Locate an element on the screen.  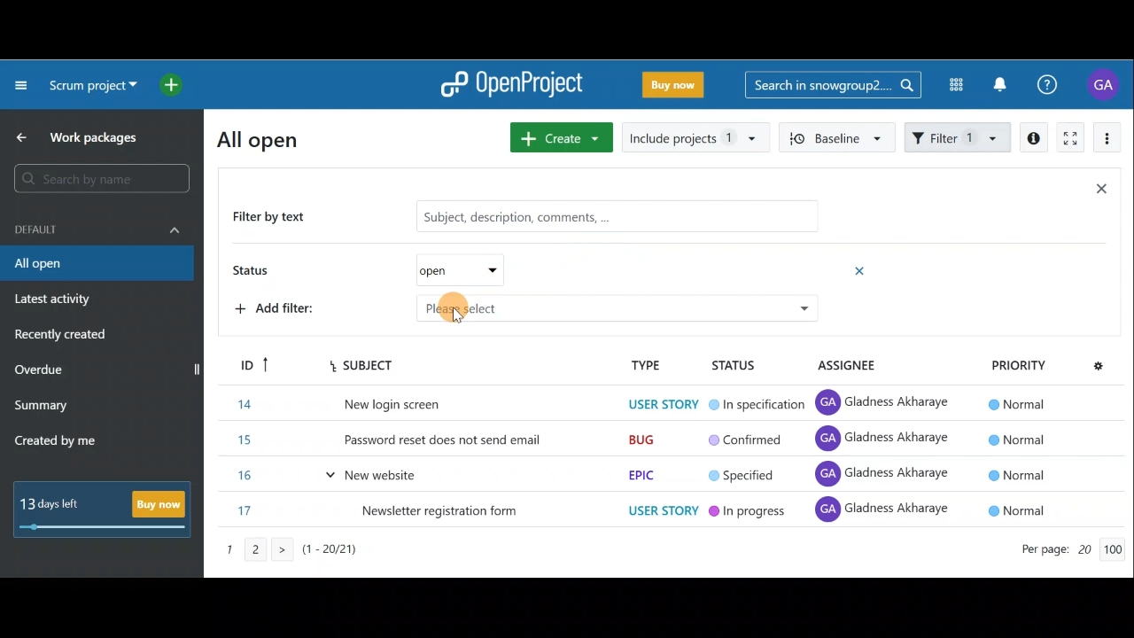
Page number is located at coordinates (319, 555).